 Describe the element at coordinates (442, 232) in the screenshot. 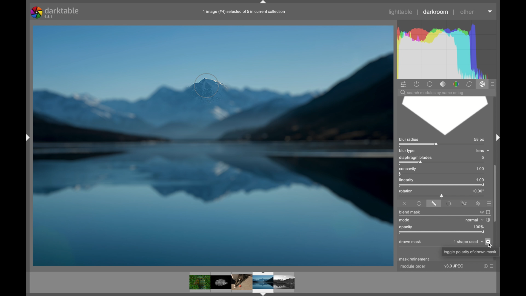

I see `opacity` at that location.